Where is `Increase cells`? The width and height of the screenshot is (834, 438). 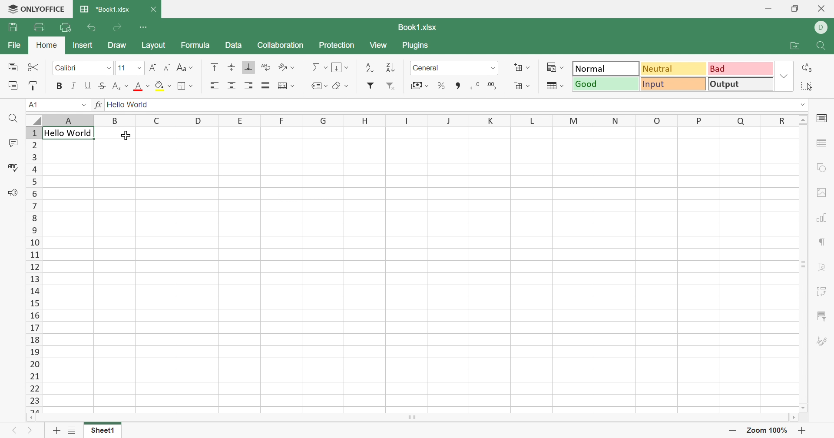 Increase cells is located at coordinates (521, 67).